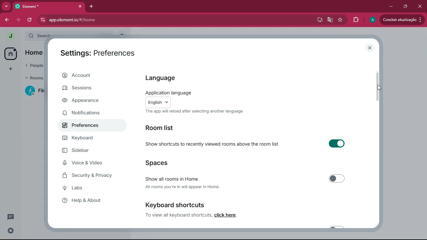 The height and width of the screenshot is (240, 427). Describe the element at coordinates (10, 53) in the screenshot. I see `home` at that location.